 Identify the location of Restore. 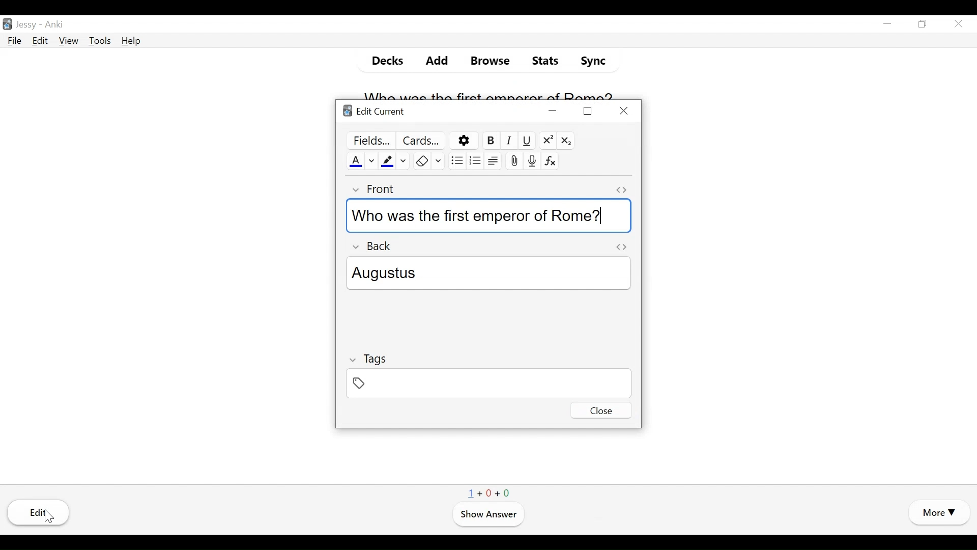
(587, 111).